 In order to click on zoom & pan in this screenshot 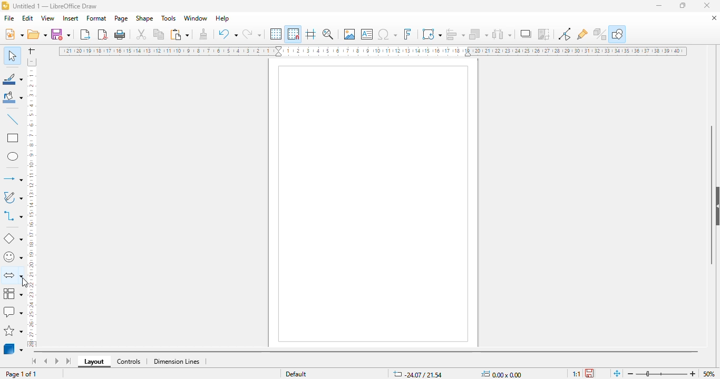, I will do `click(328, 34)`.